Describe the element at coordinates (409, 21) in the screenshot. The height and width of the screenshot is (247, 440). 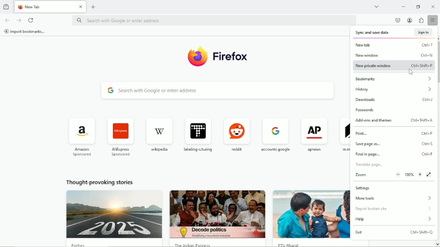
I see `account` at that location.